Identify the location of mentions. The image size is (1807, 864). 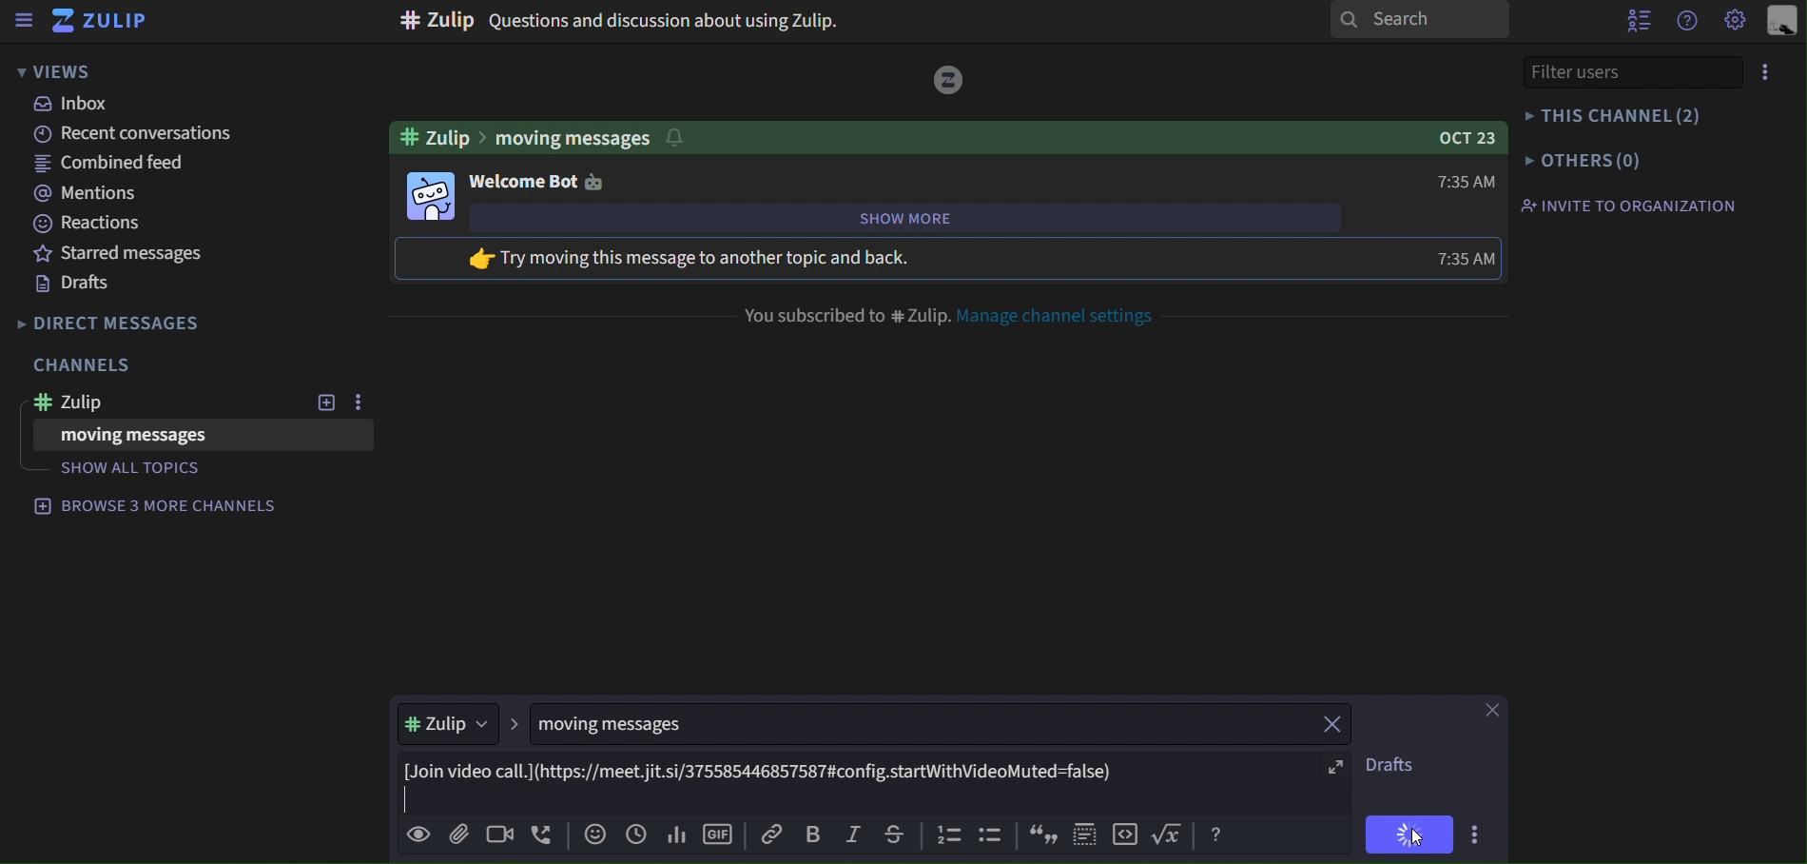
(84, 192).